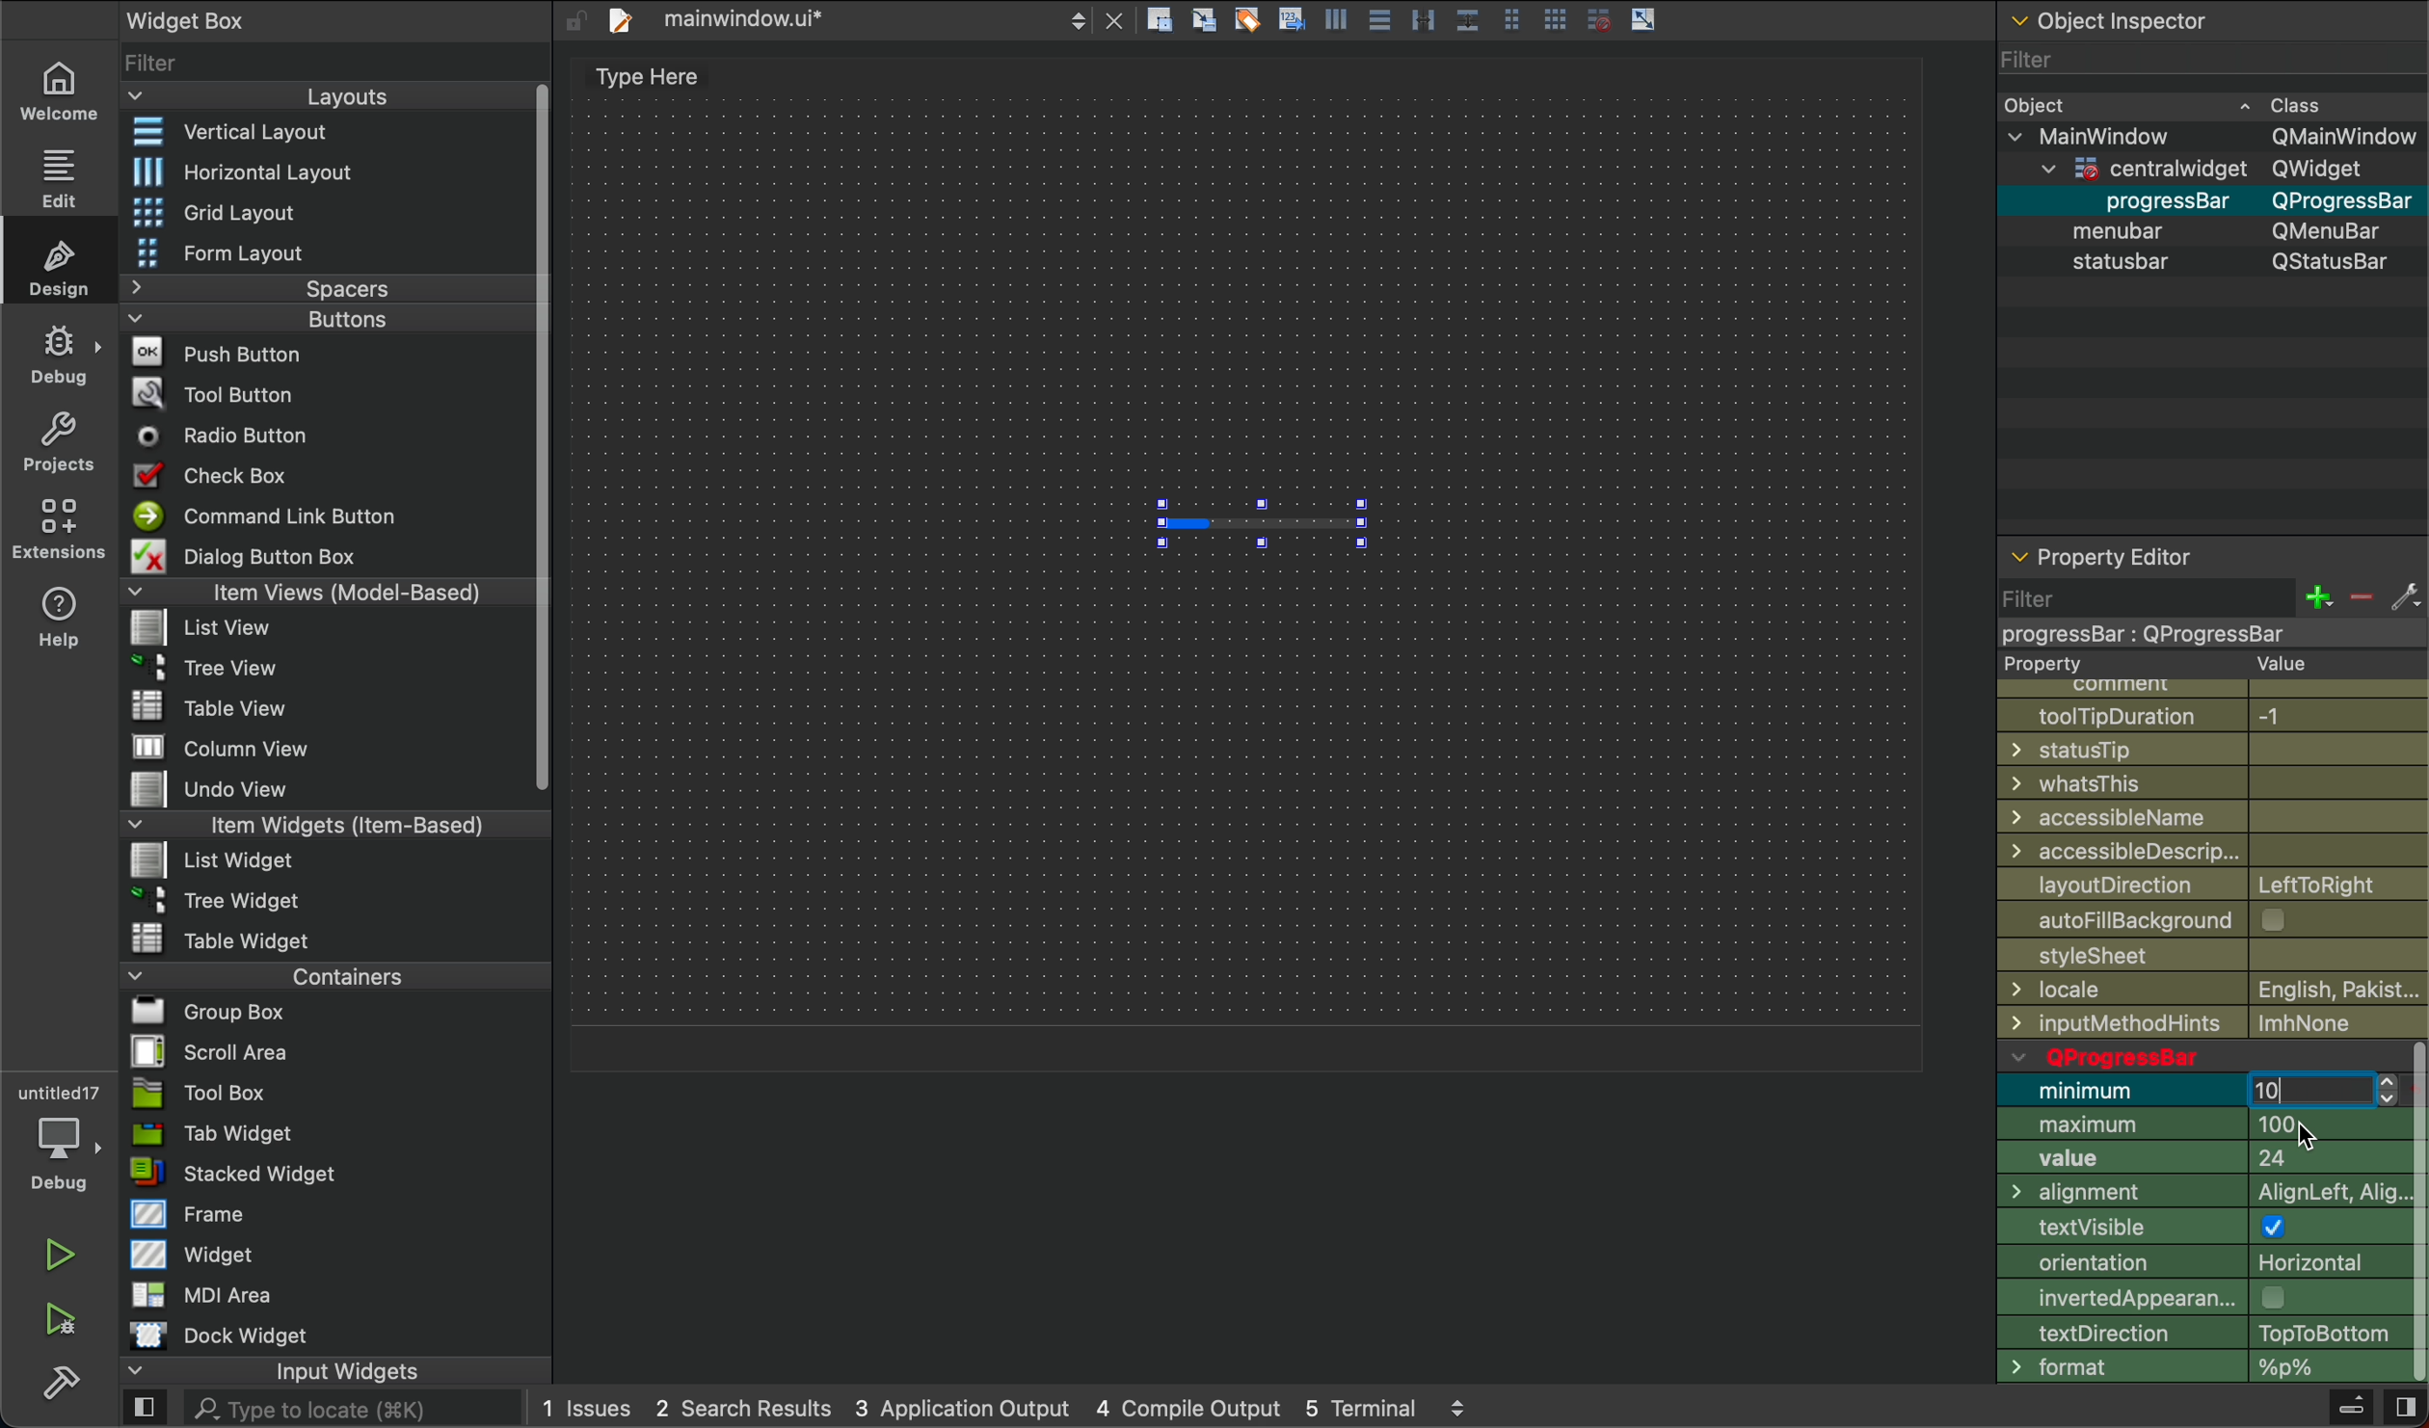  What do you see at coordinates (2309, 1136) in the screenshot?
I see `cursor` at bounding box center [2309, 1136].